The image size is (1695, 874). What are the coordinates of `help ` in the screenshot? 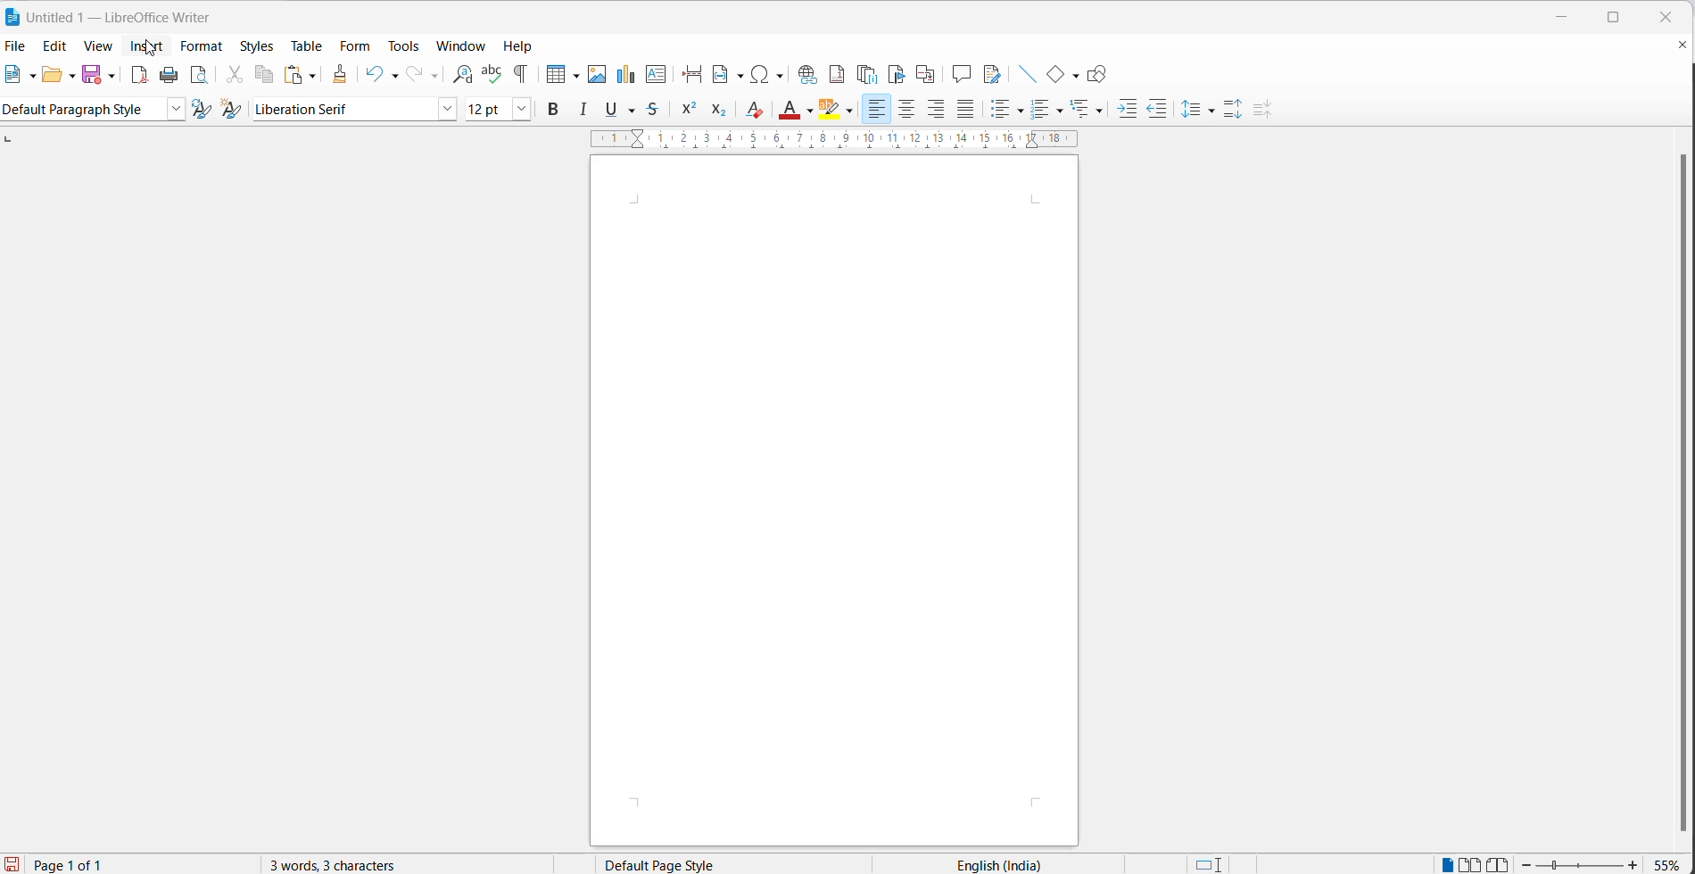 It's located at (523, 46).